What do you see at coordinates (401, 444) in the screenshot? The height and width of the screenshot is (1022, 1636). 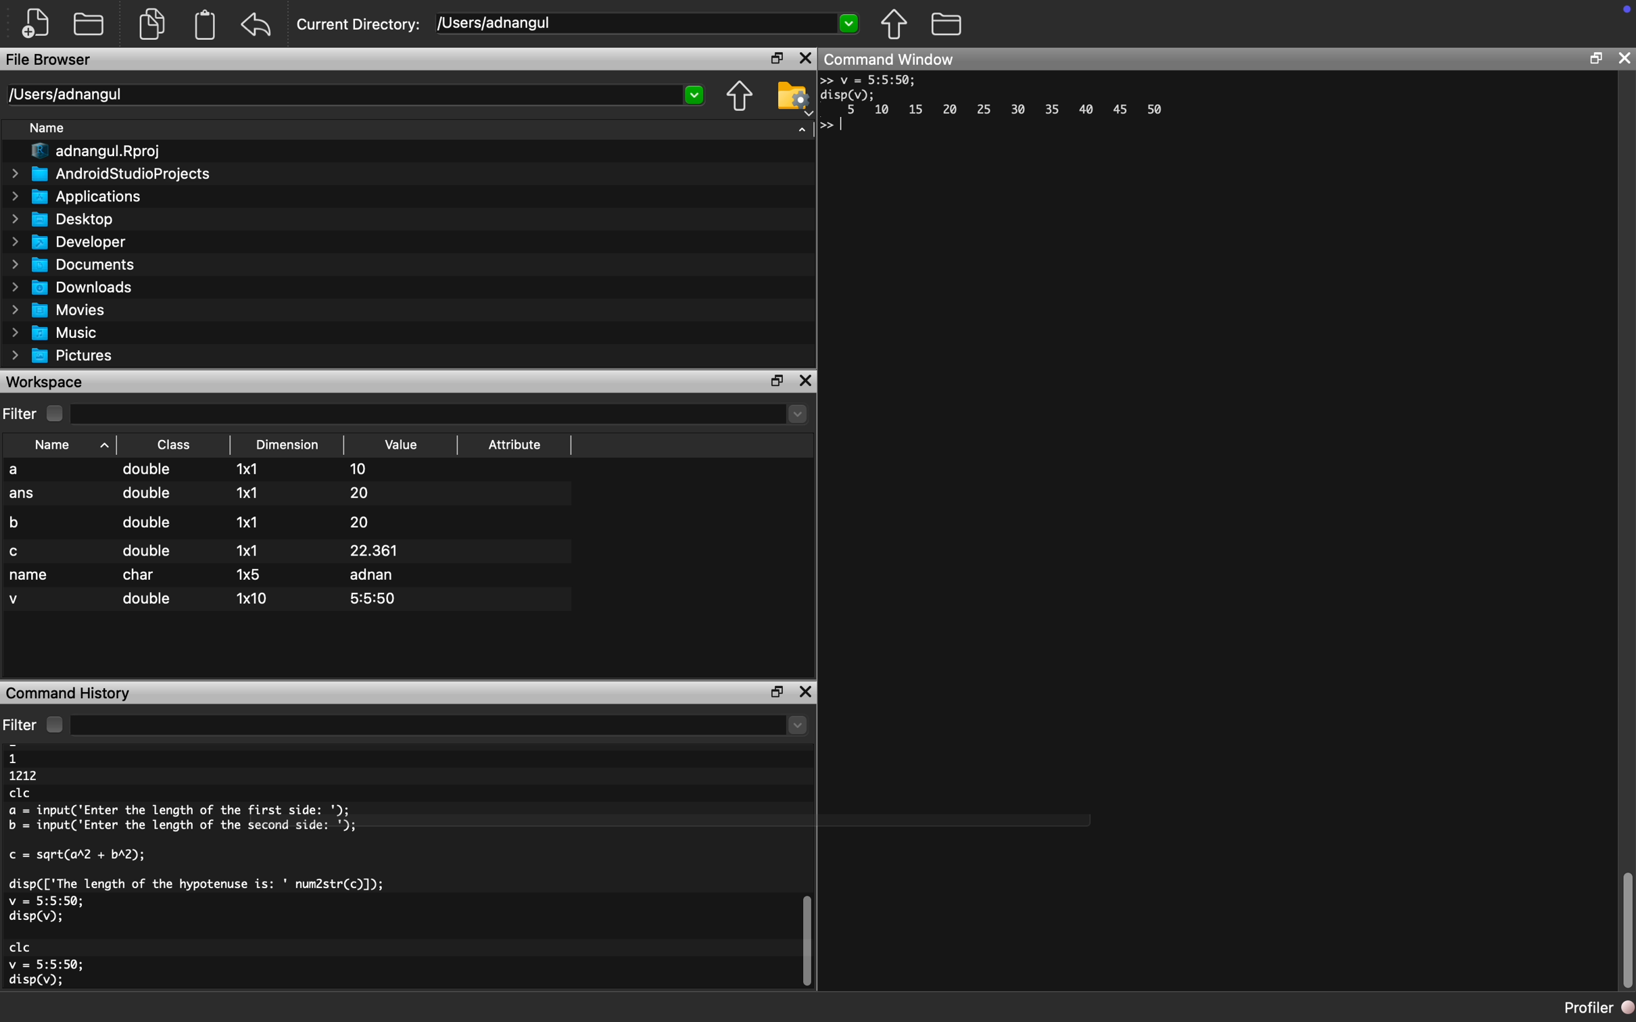 I see `Value` at bounding box center [401, 444].